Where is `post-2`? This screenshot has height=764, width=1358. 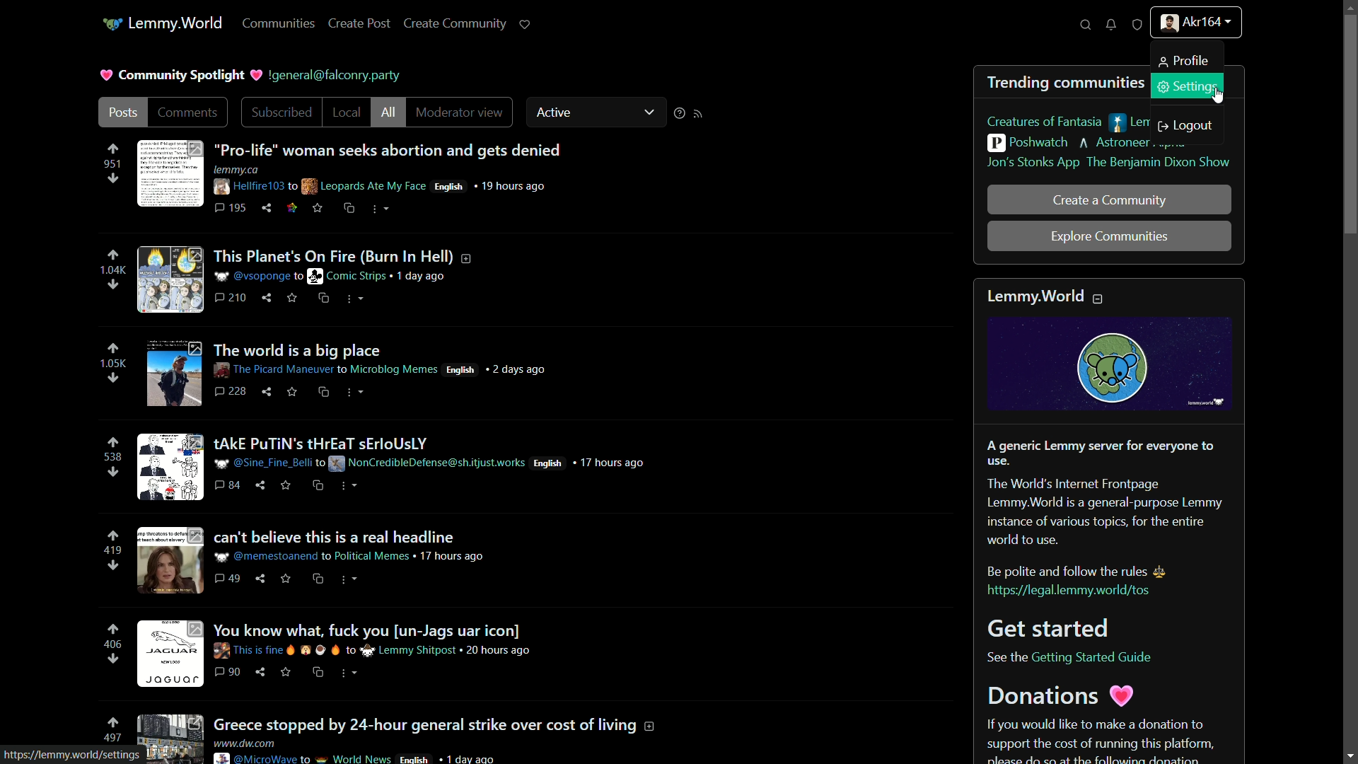
post-2 is located at coordinates (305, 277).